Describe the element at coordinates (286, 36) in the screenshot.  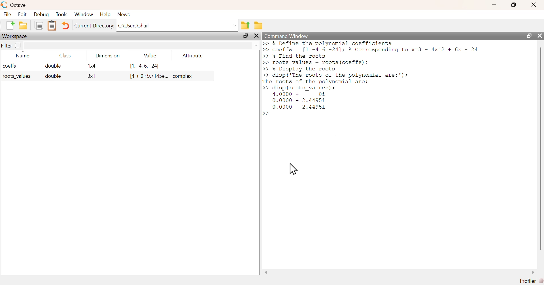
I see `Command Window` at that location.